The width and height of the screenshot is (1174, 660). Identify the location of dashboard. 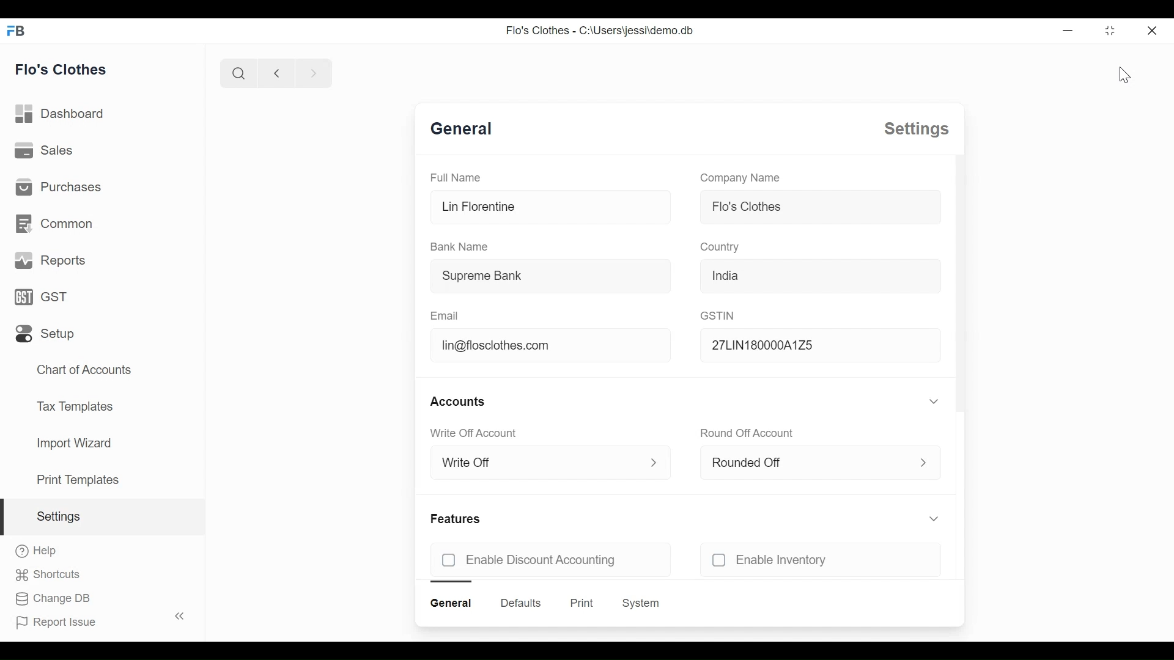
(61, 114).